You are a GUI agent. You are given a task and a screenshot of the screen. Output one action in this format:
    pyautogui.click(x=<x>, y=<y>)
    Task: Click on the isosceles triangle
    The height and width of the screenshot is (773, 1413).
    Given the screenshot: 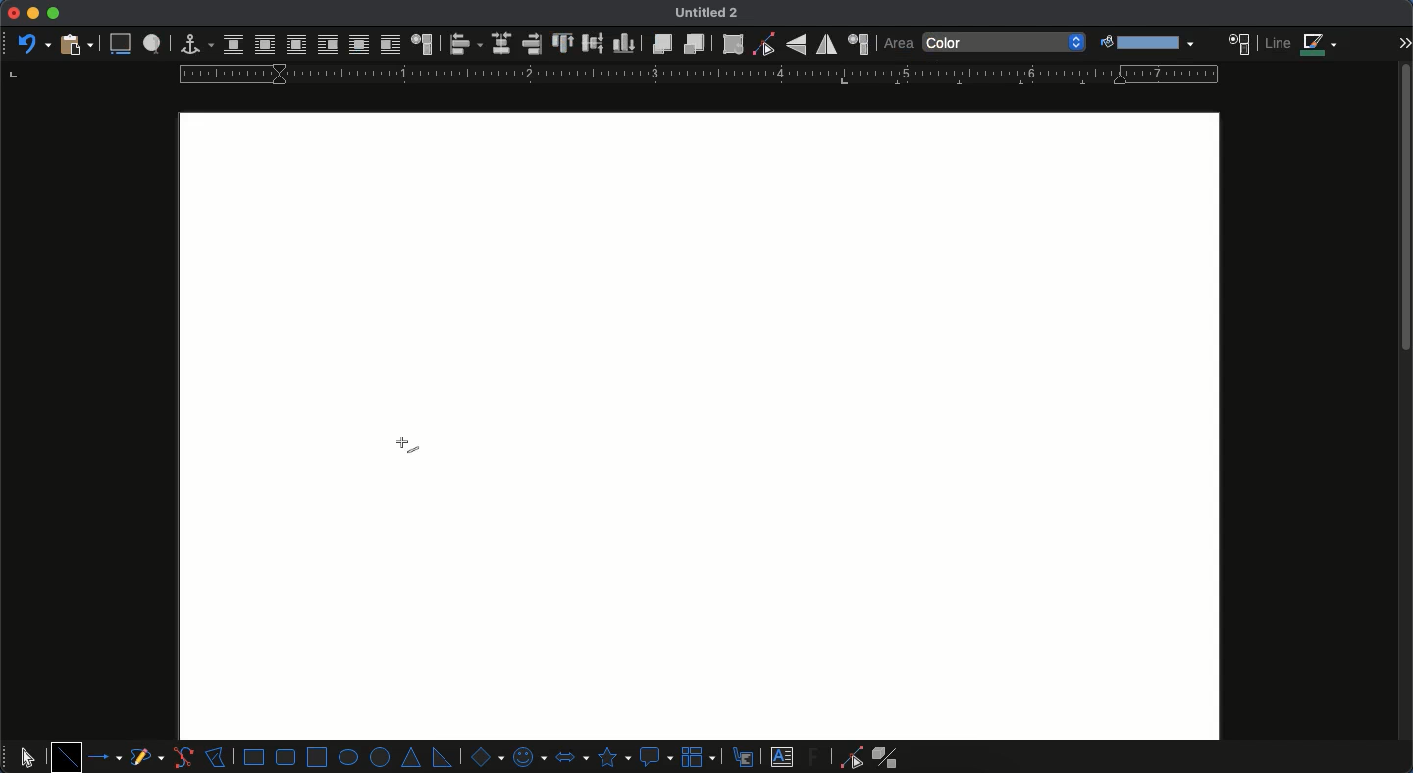 What is the action you would take?
    pyautogui.click(x=413, y=758)
    